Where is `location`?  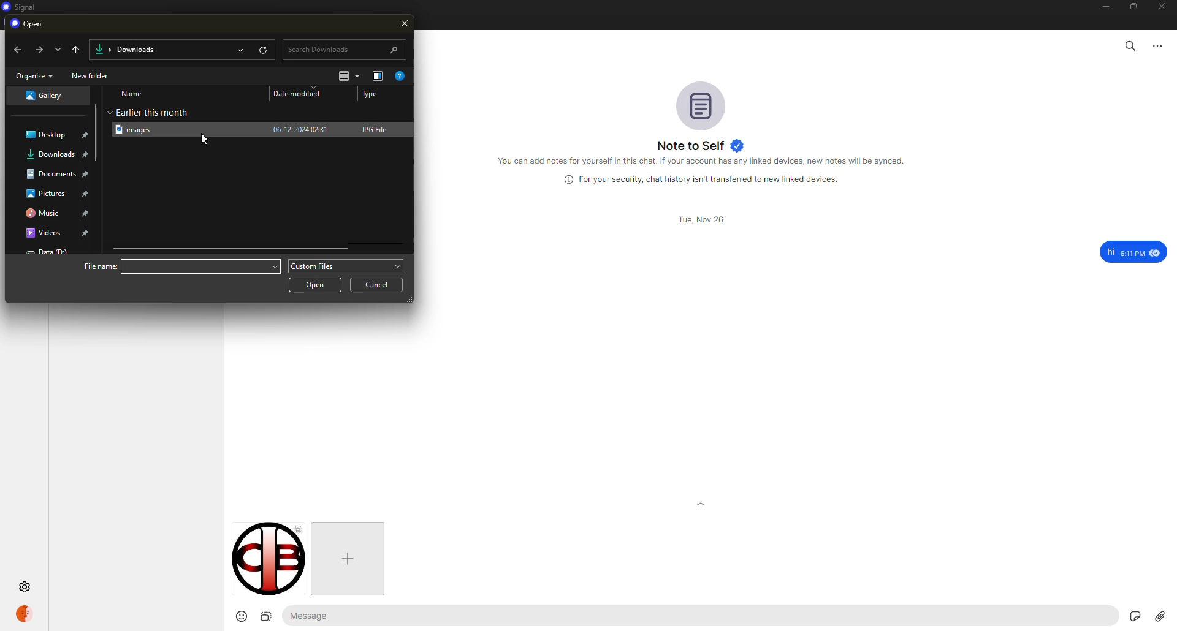 location is located at coordinates (51, 174).